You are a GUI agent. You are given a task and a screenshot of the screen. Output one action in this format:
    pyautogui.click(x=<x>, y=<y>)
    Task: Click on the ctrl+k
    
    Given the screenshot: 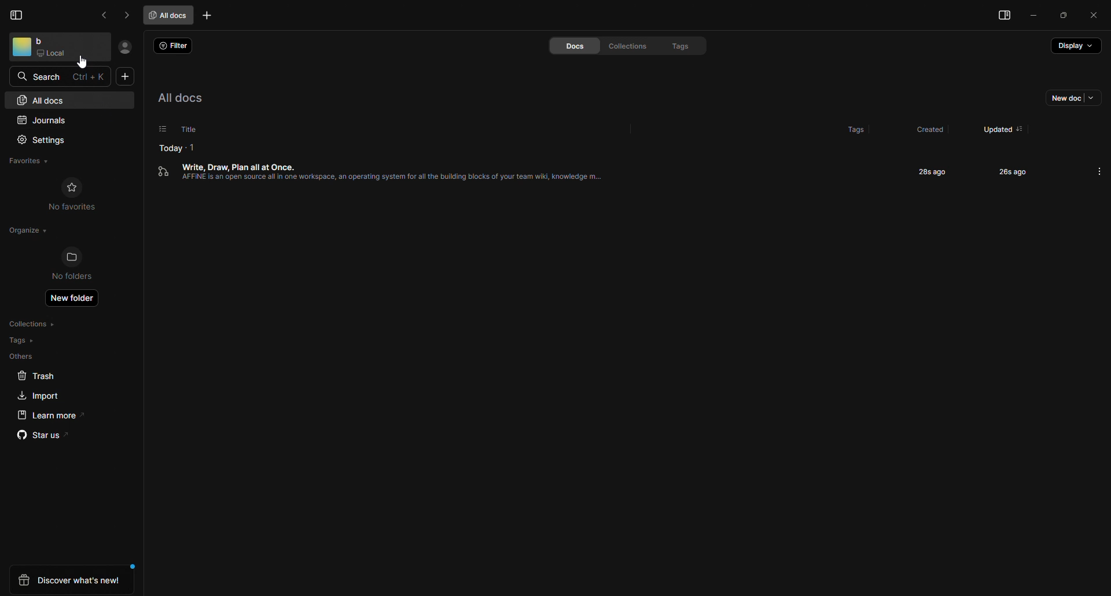 What is the action you would take?
    pyautogui.click(x=90, y=76)
    